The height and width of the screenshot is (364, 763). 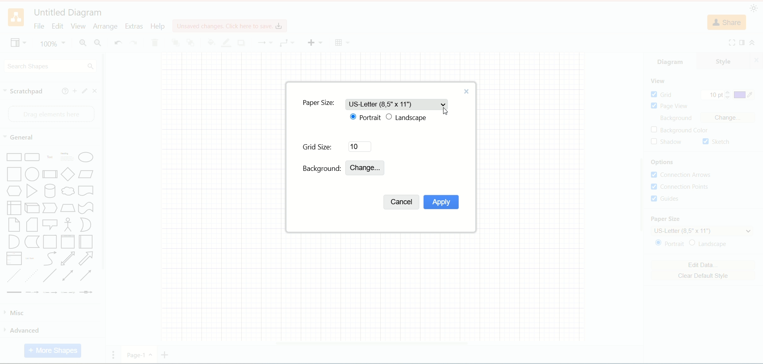 What do you see at coordinates (50, 192) in the screenshot?
I see `Cylinder` at bounding box center [50, 192].